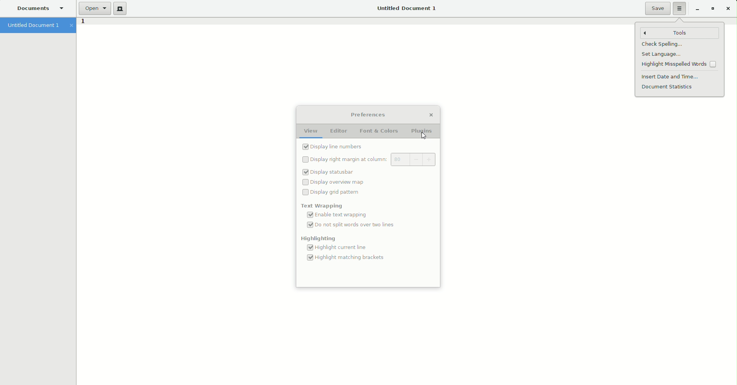 The image size is (737, 385). I want to click on Highlight misspelled words, so click(680, 65).